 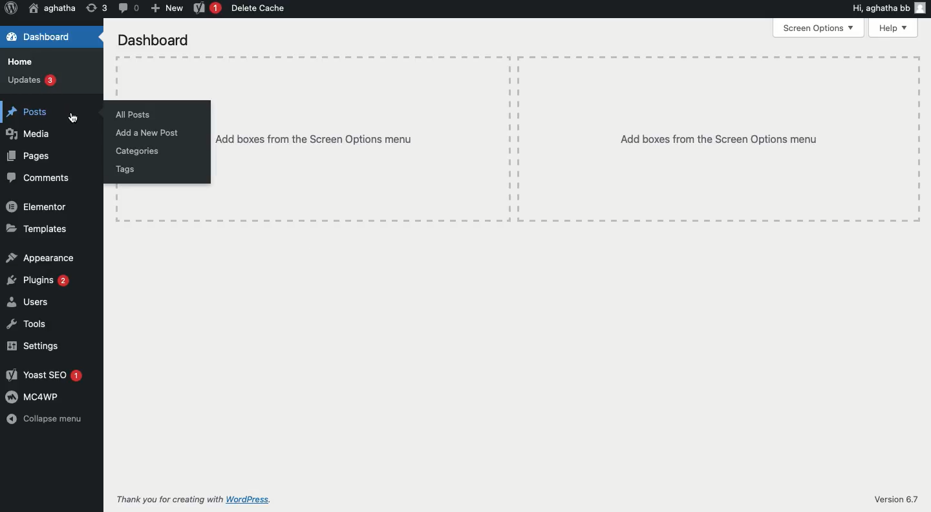 I want to click on Appearance, so click(x=40, y=257).